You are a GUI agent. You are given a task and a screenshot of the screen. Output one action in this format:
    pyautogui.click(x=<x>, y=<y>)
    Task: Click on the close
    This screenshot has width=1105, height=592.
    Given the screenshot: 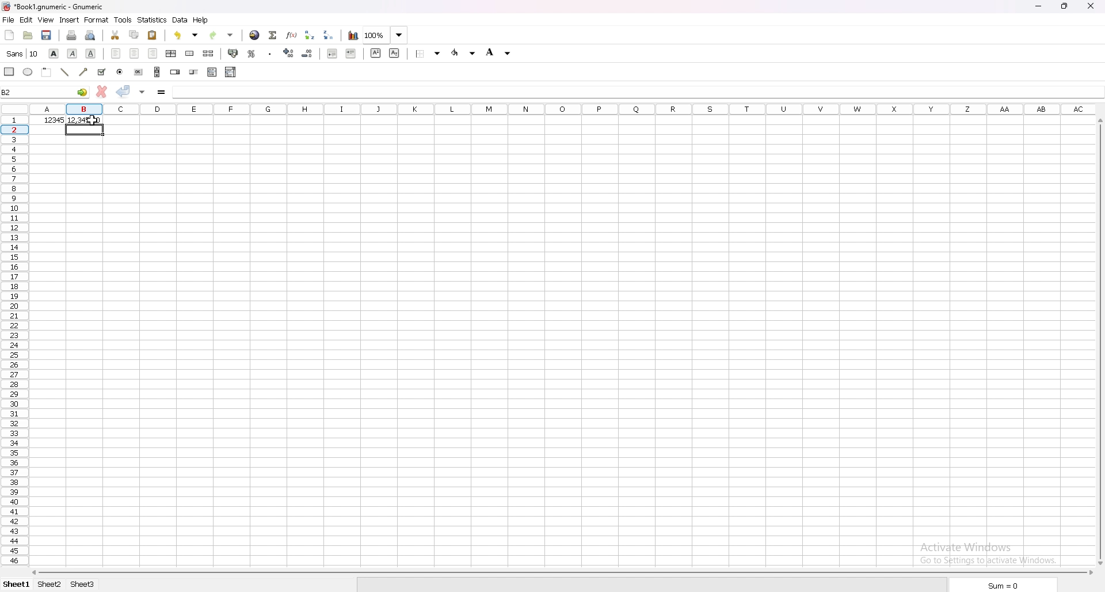 What is the action you would take?
    pyautogui.click(x=1091, y=6)
    